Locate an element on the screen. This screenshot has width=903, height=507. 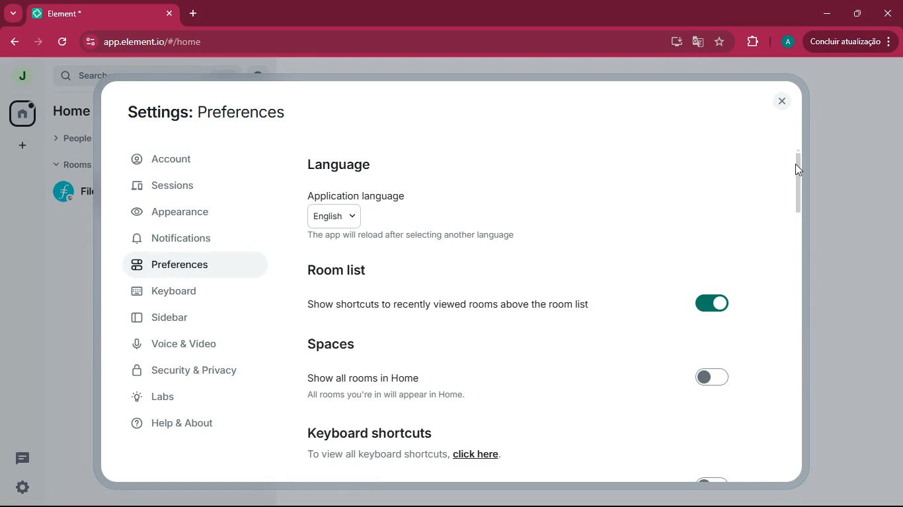
element* is located at coordinates (59, 13).